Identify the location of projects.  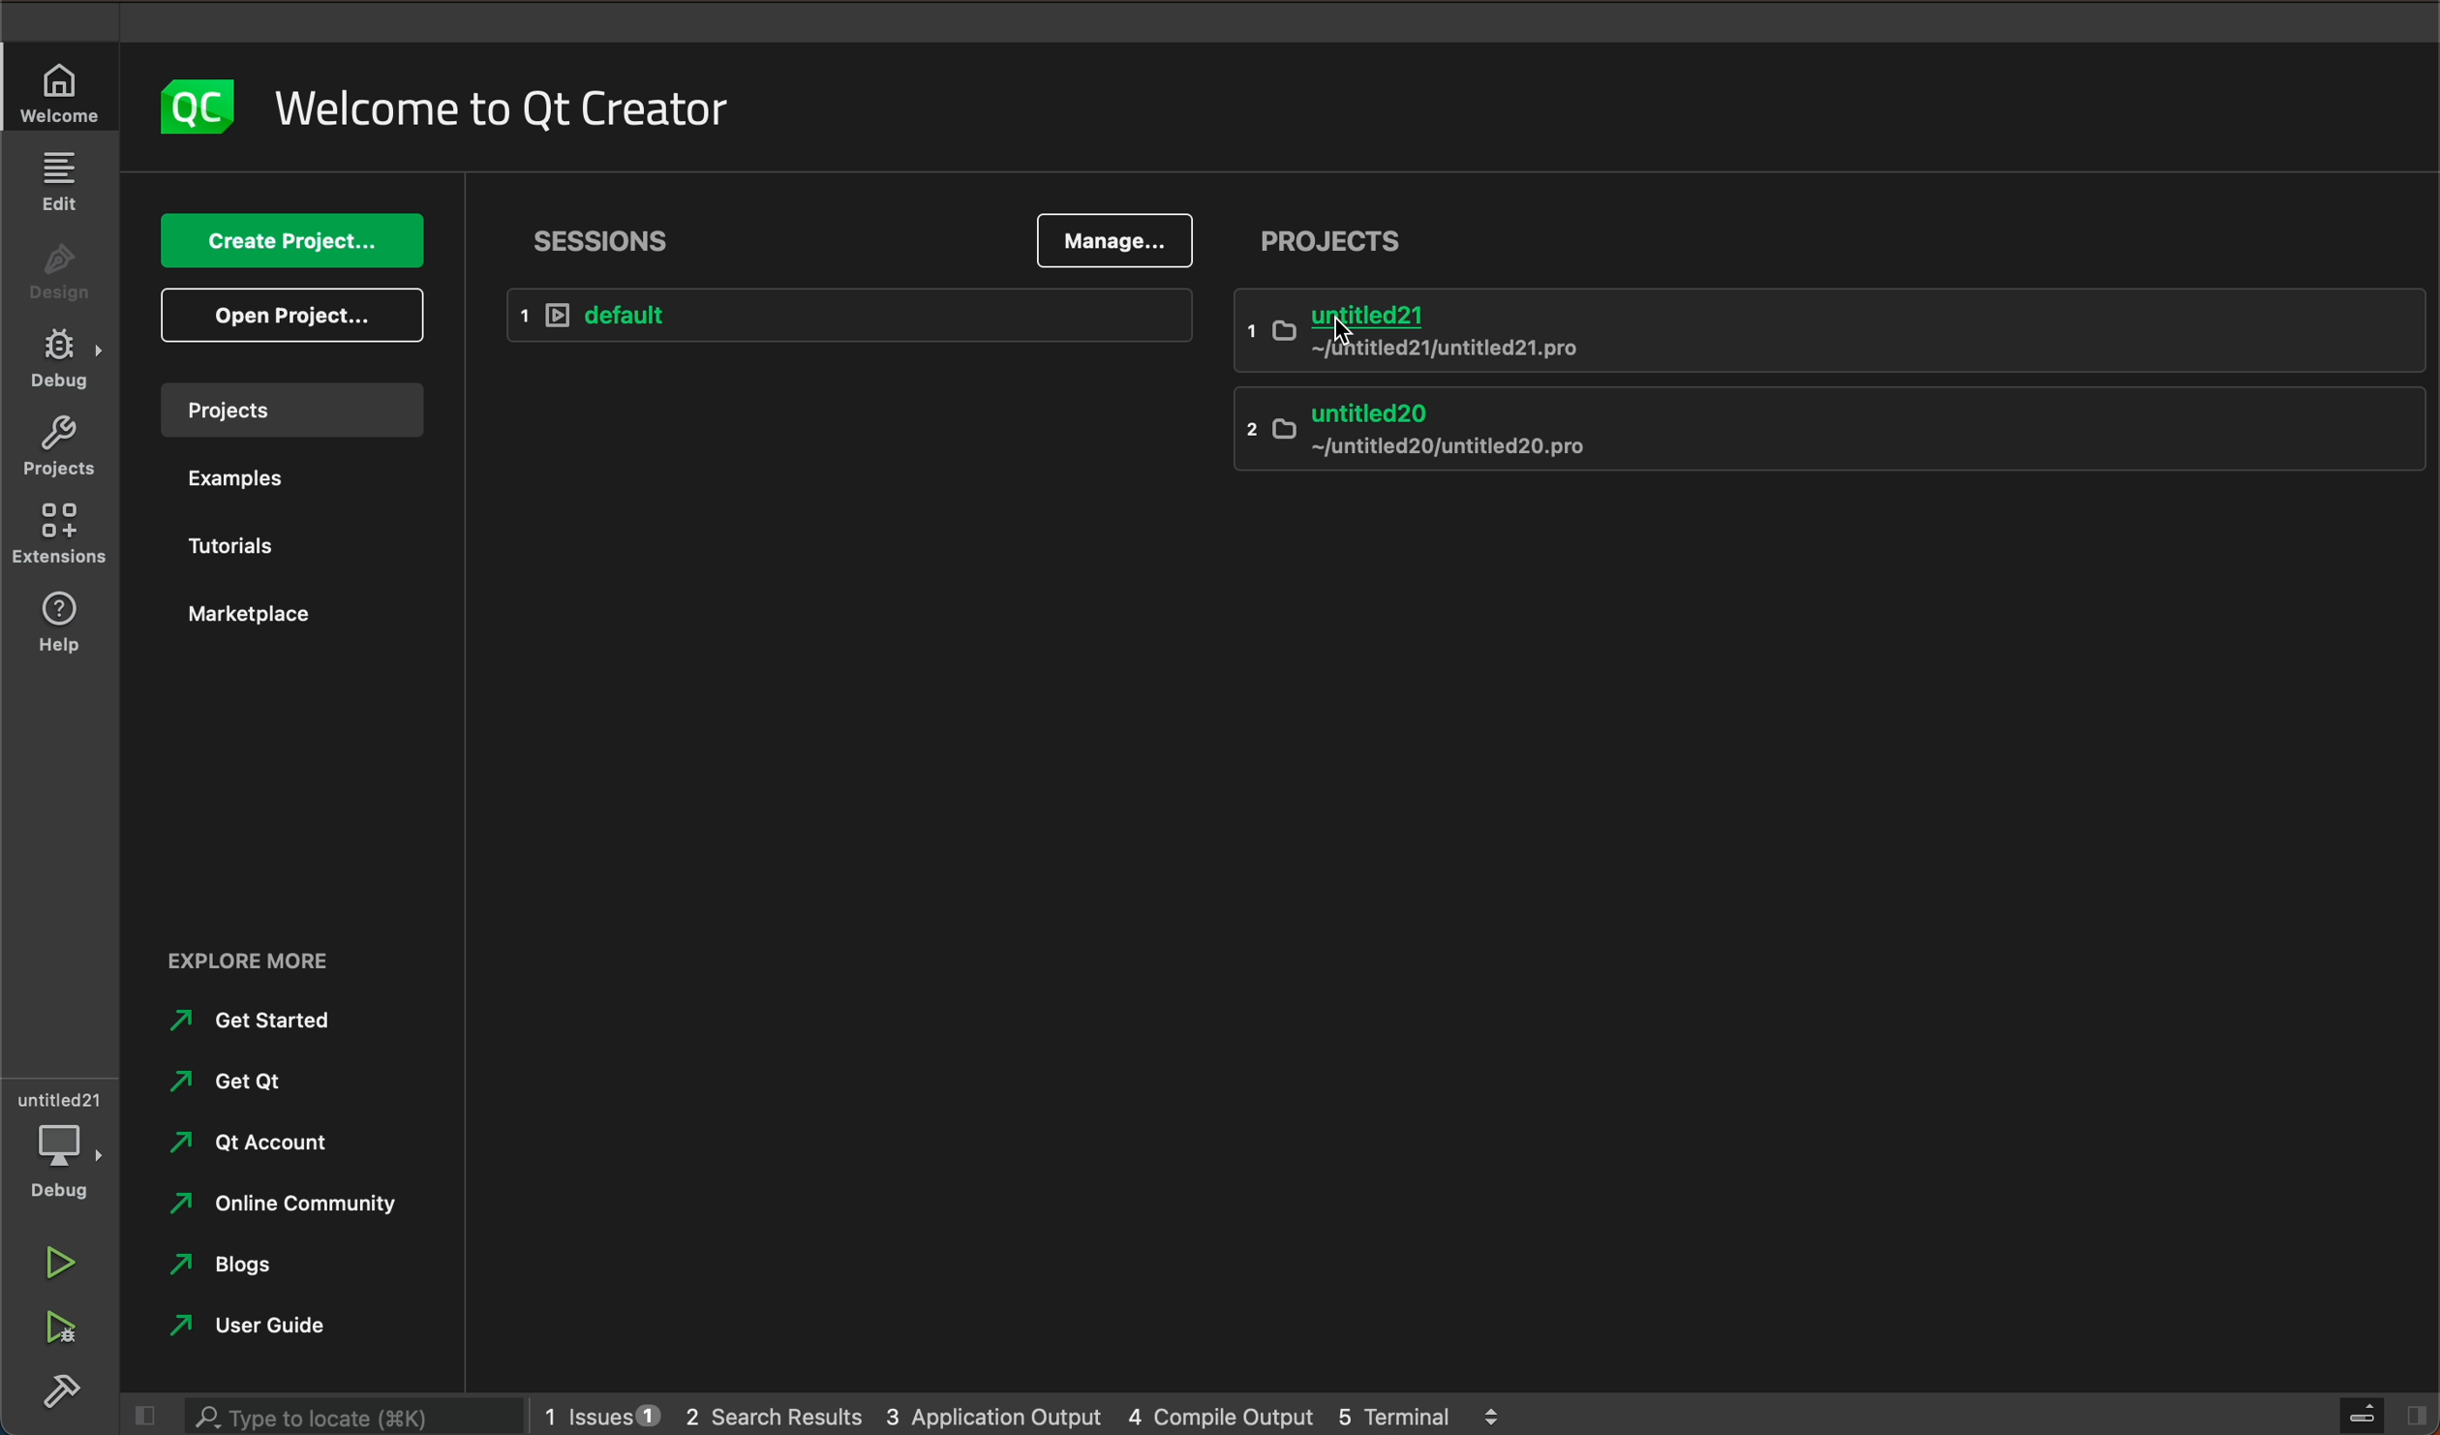
(60, 445).